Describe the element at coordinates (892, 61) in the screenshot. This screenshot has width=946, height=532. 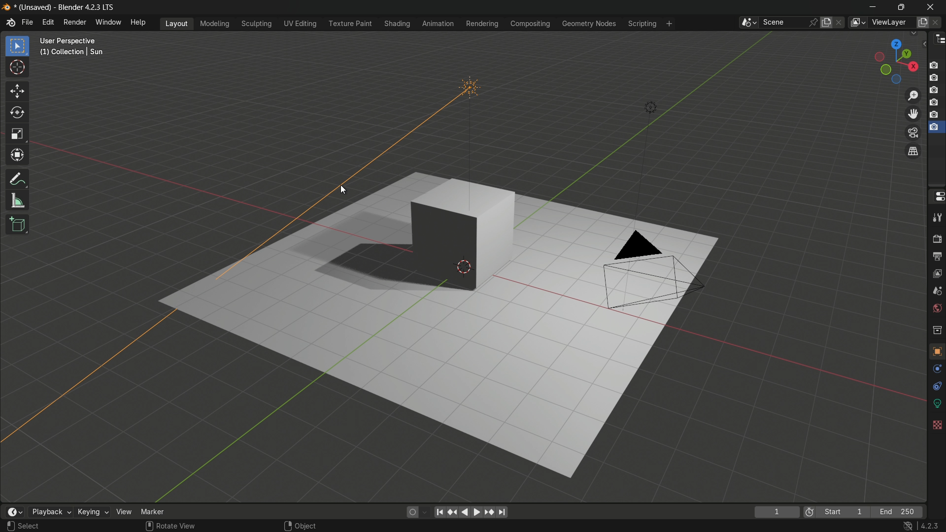
I see `rotate or preset viewpoint` at that location.